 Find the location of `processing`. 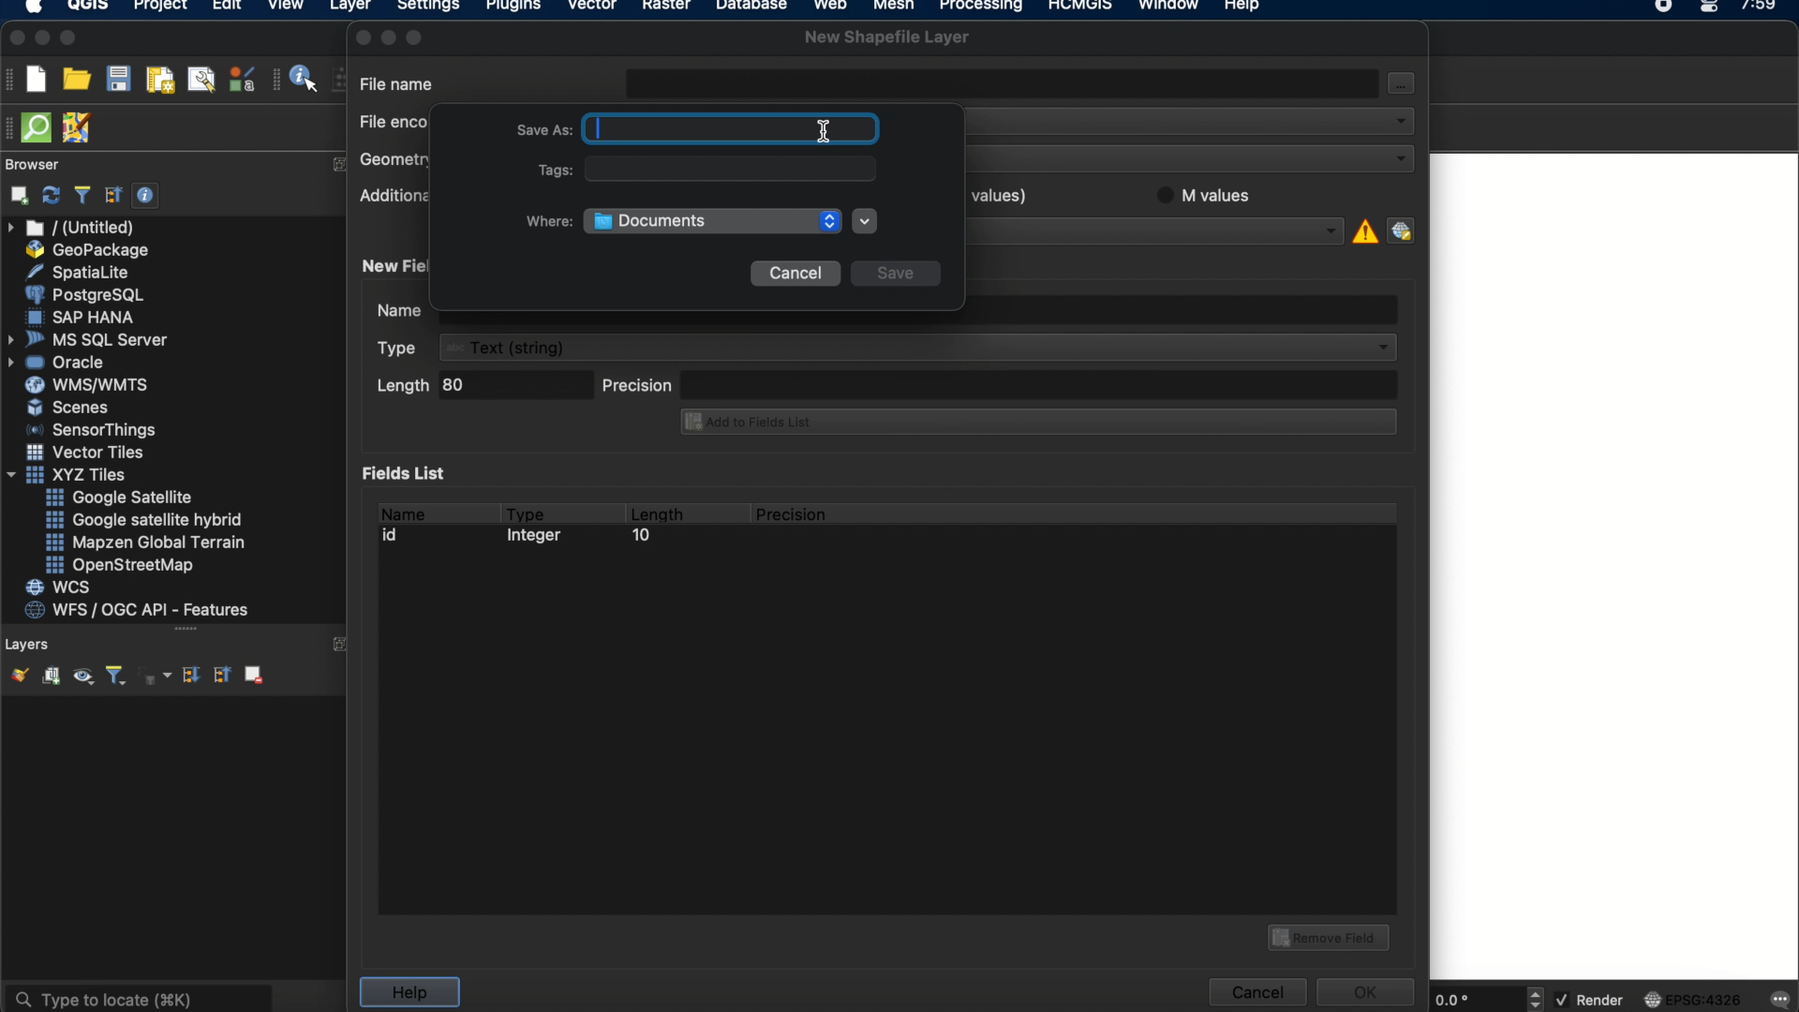

processing is located at coordinates (986, 7).